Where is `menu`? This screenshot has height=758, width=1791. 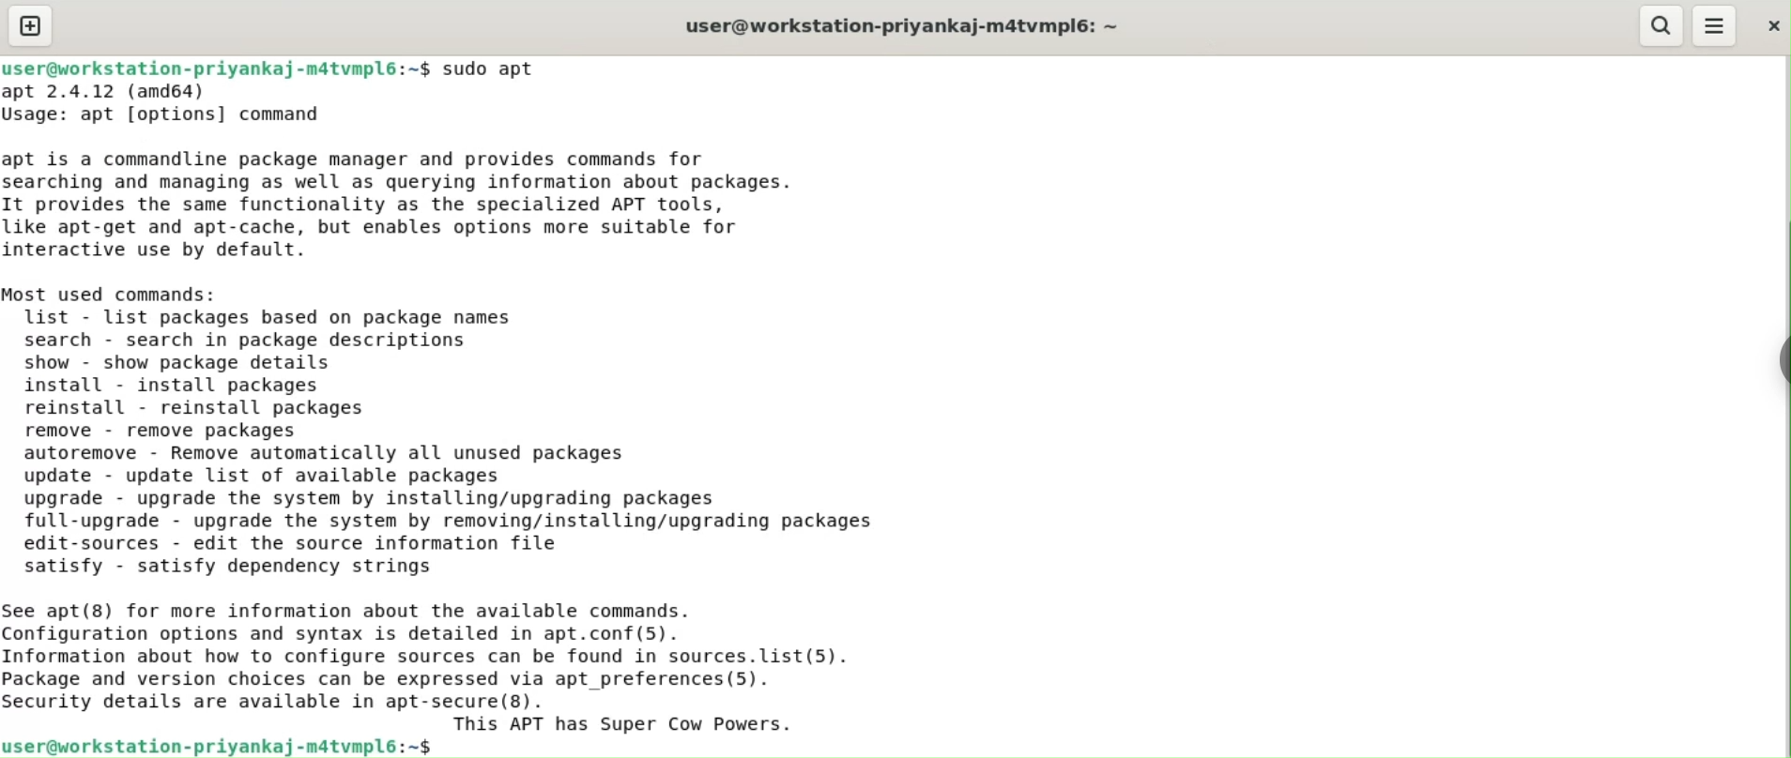 menu is located at coordinates (1716, 25).